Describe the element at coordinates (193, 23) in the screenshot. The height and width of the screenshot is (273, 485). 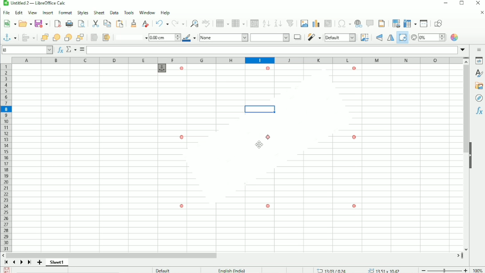
I see `Find and rest` at that location.